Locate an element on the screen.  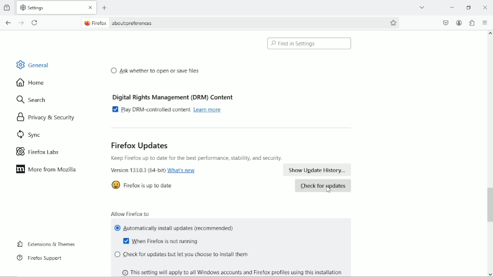
Version 133.03 (64-bit) What's new is located at coordinates (154, 171).